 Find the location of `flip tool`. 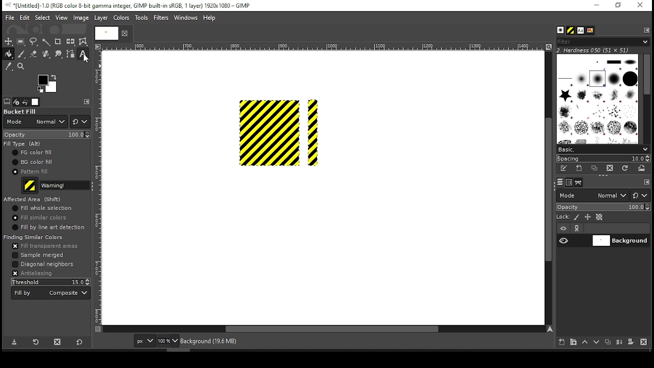

flip tool is located at coordinates (71, 41).